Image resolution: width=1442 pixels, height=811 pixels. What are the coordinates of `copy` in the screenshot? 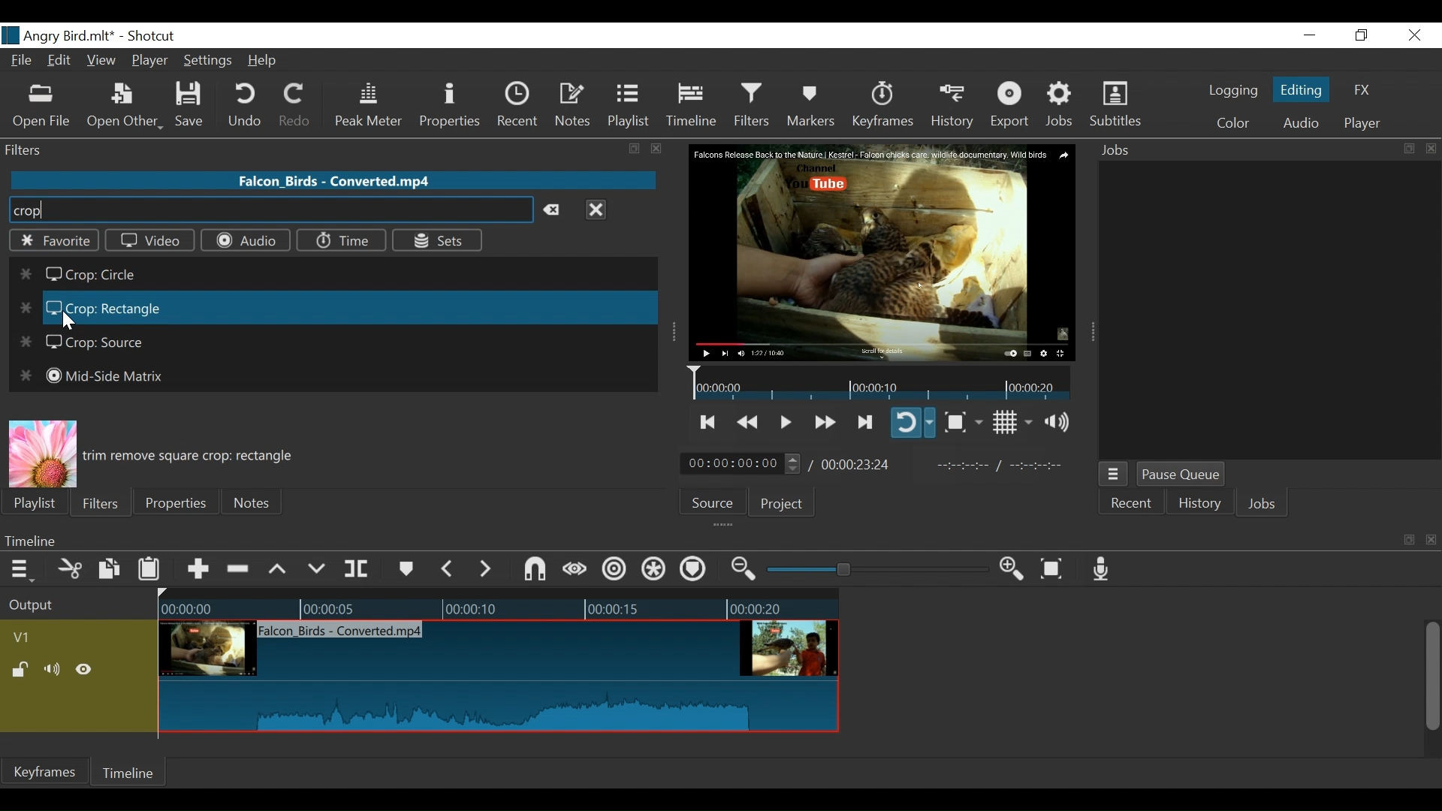 It's located at (636, 149).